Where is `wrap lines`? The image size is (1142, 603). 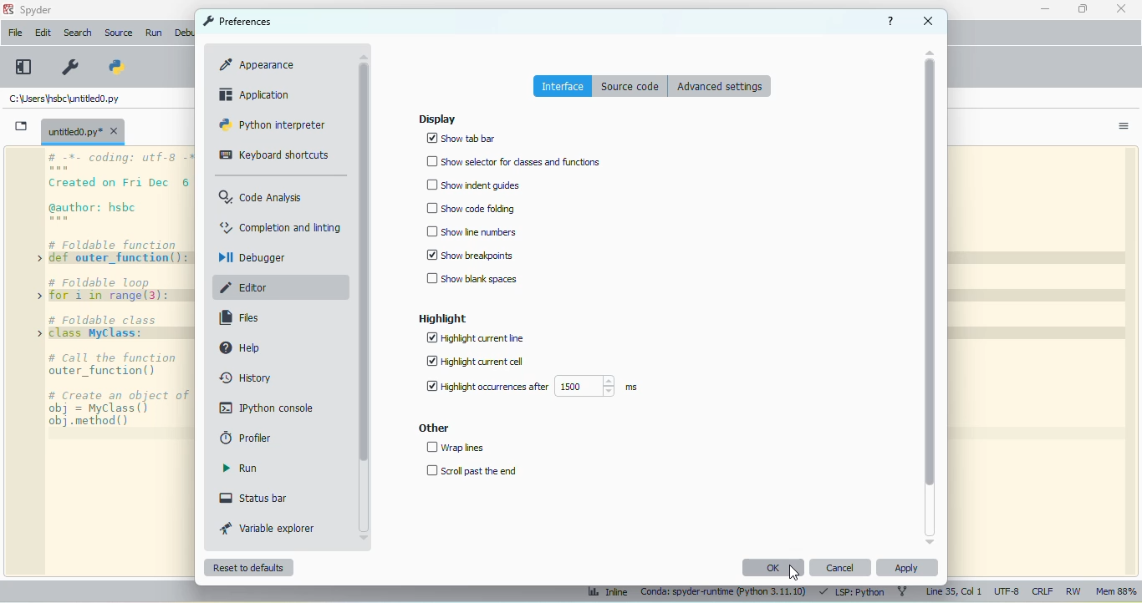
wrap lines is located at coordinates (456, 448).